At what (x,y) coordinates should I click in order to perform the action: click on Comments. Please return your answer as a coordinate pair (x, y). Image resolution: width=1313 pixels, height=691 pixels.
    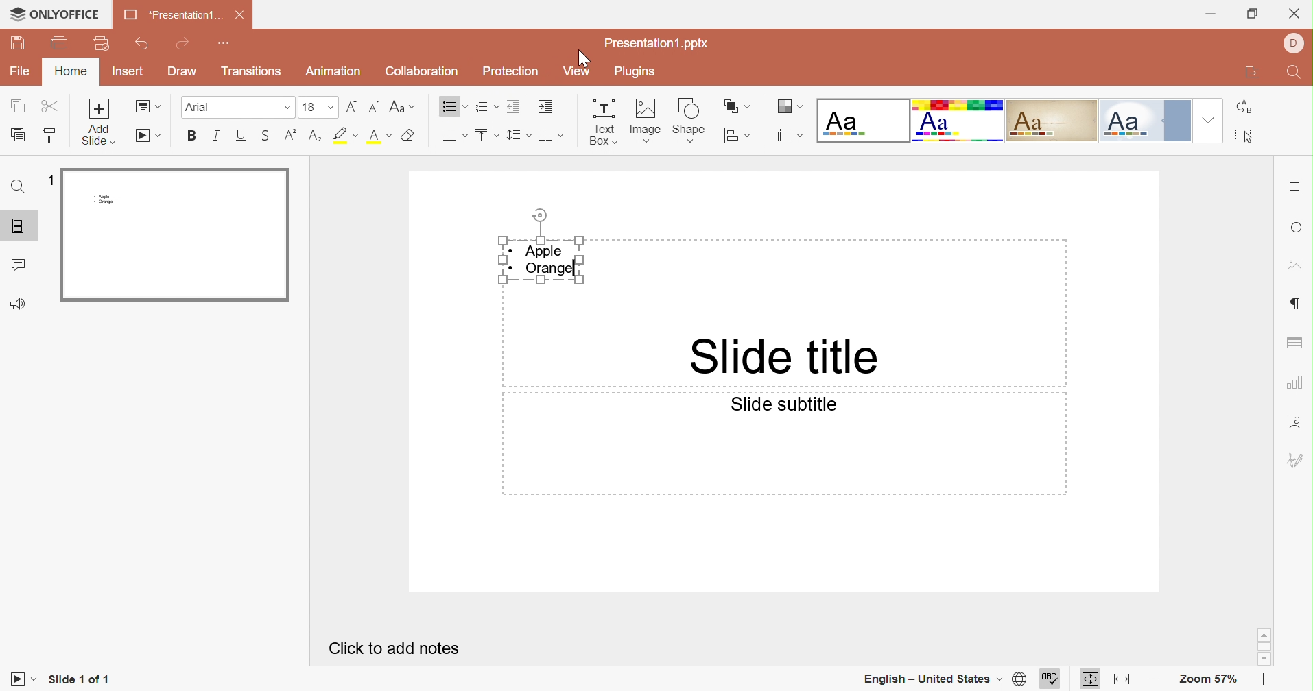
    Looking at the image, I should click on (19, 266).